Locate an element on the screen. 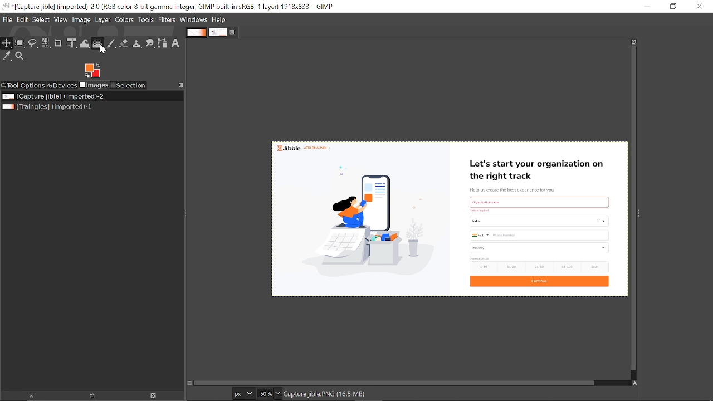  Toggle quick mask on/off is located at coordinates (190, 384).